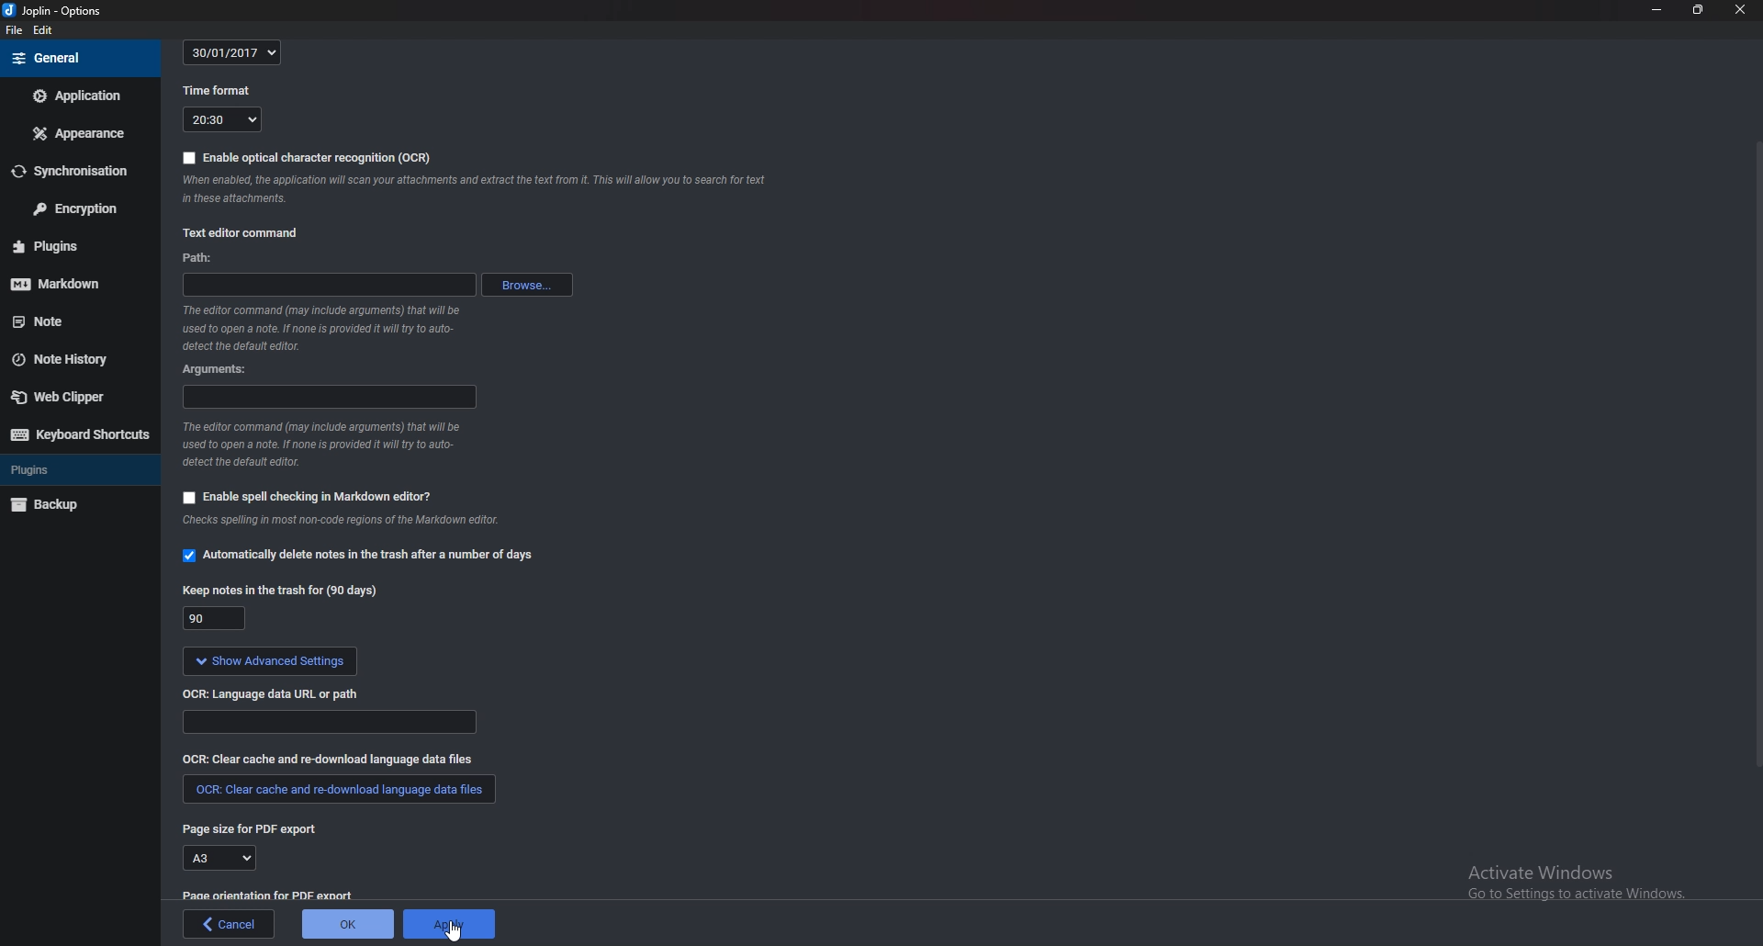  What do you see at coordinates (231, 53) in the screenshot?
I see `30/01/2017` at bounding box center [231, 53].